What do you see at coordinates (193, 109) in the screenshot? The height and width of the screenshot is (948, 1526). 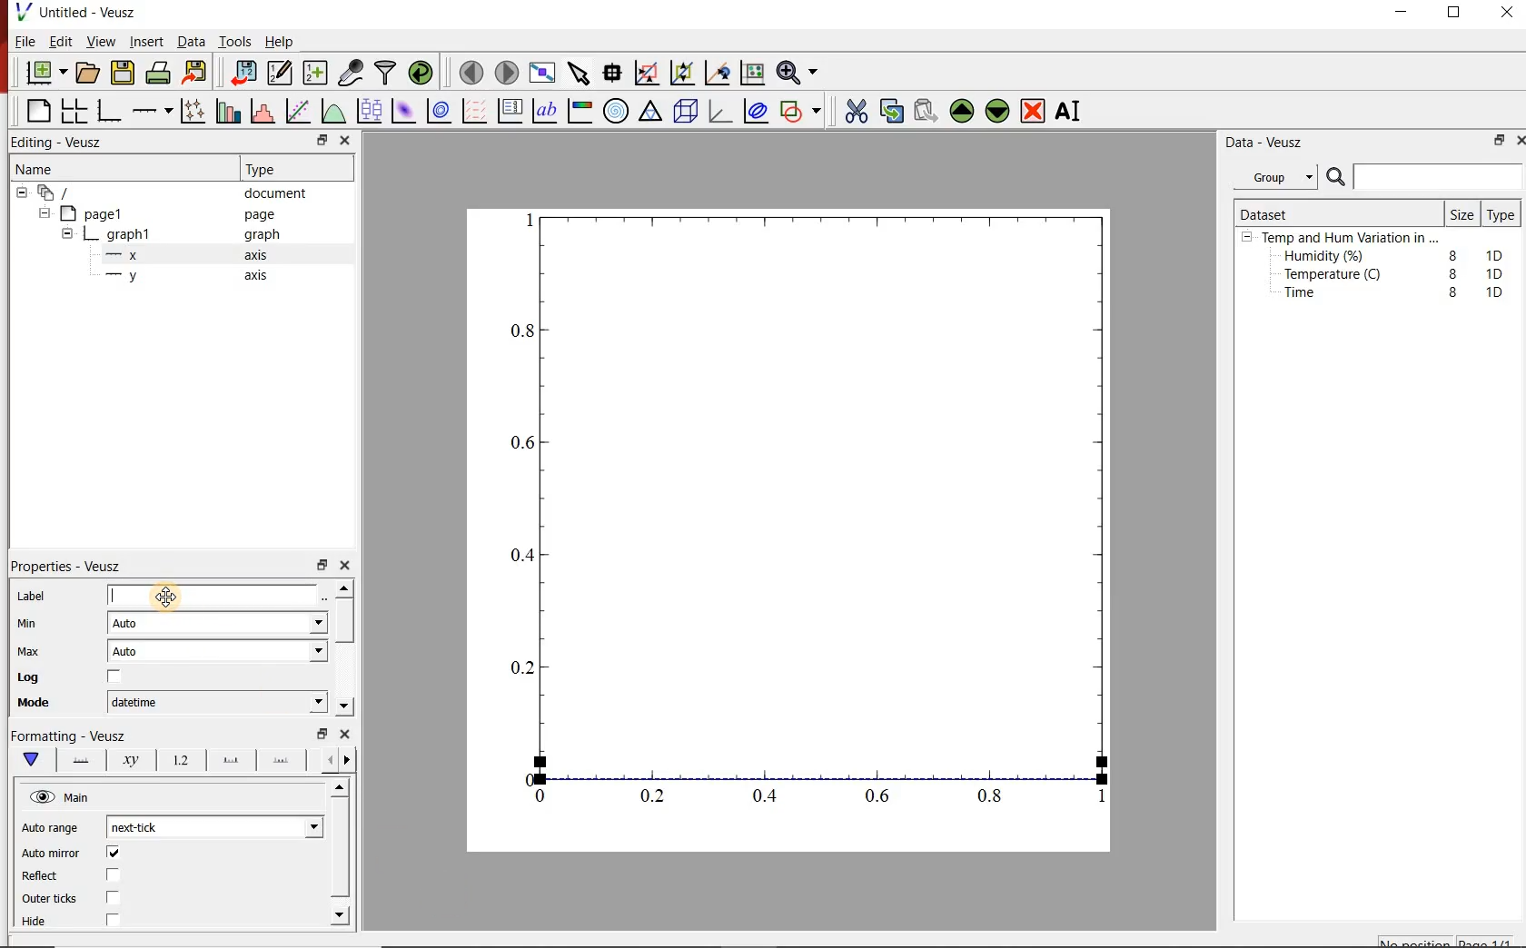 I see `Plot points with lines and error bars` at bounding box center [193, 109].